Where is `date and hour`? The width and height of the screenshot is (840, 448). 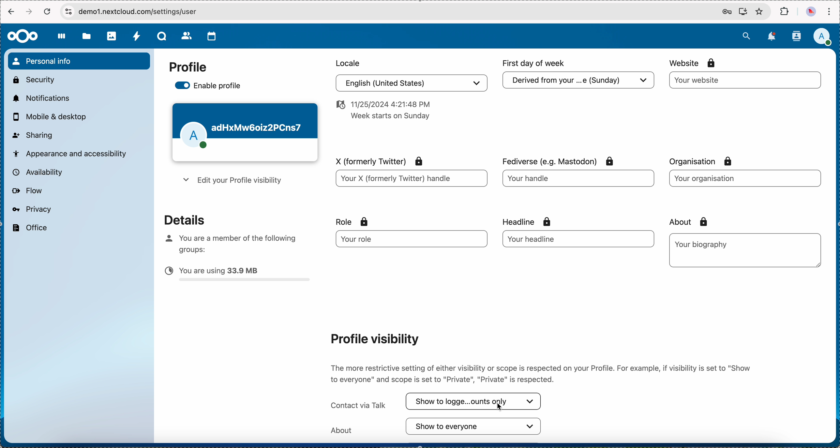 date and hour is located at coordinates (382, 112).